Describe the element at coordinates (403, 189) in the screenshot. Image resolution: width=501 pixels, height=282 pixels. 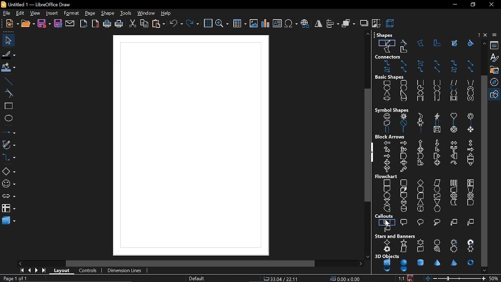
I see `multidocument` at that location.